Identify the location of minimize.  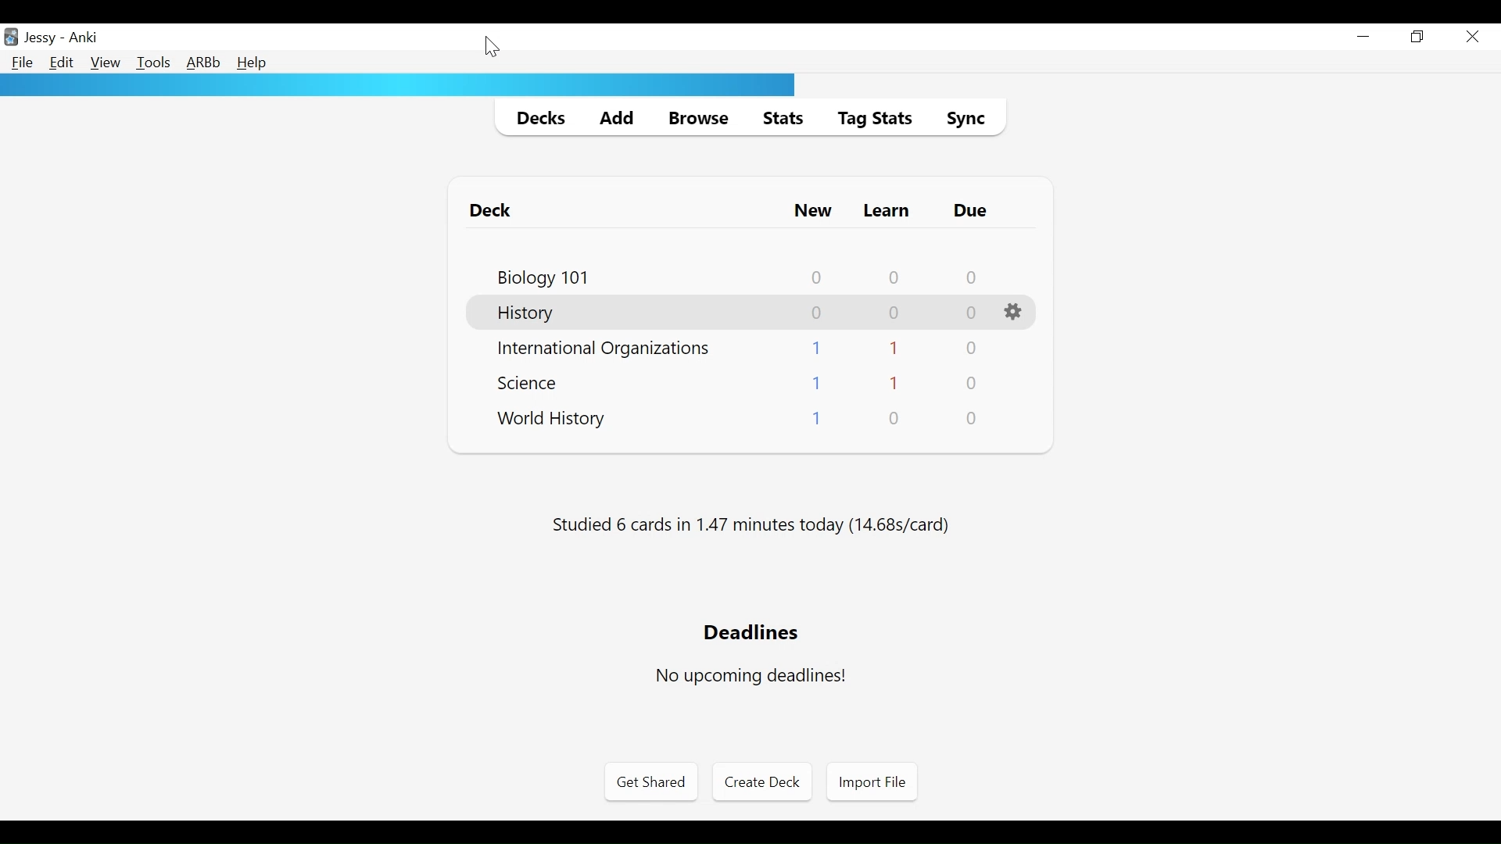
(1364, 36).